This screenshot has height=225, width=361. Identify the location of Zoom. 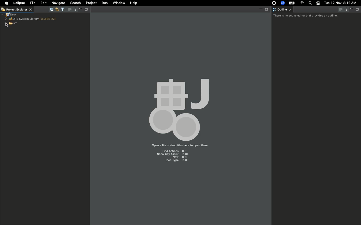
(282, 3).